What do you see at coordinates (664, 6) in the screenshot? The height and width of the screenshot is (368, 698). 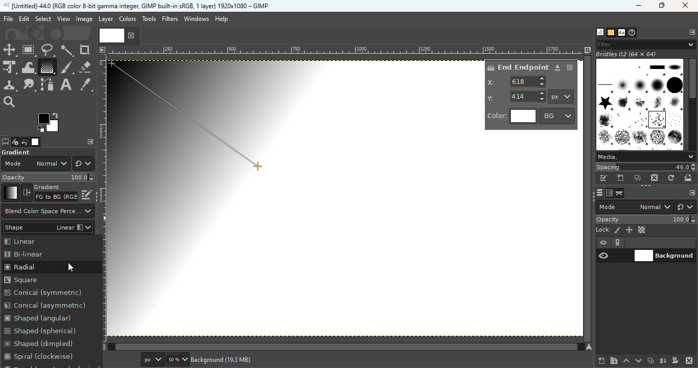 I see `Maximize` at bounding box center [664, 6].